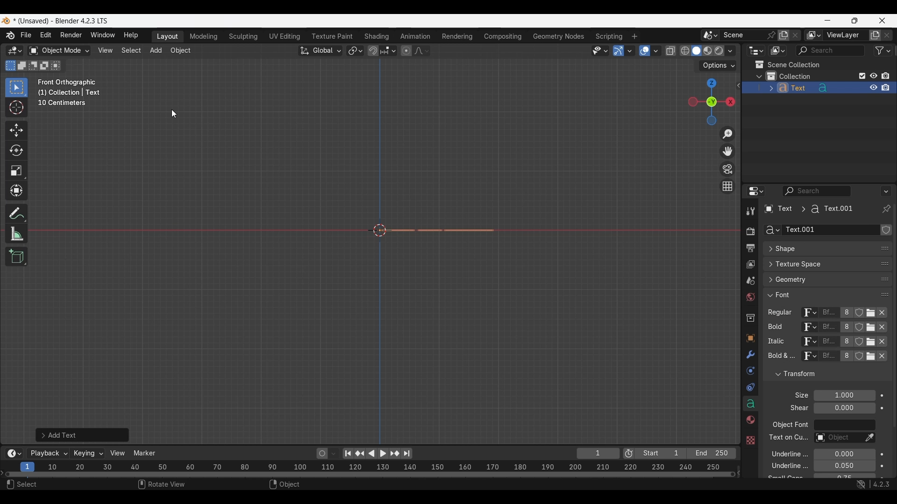  I want to click on Toggle camera view, so click(728, 168).